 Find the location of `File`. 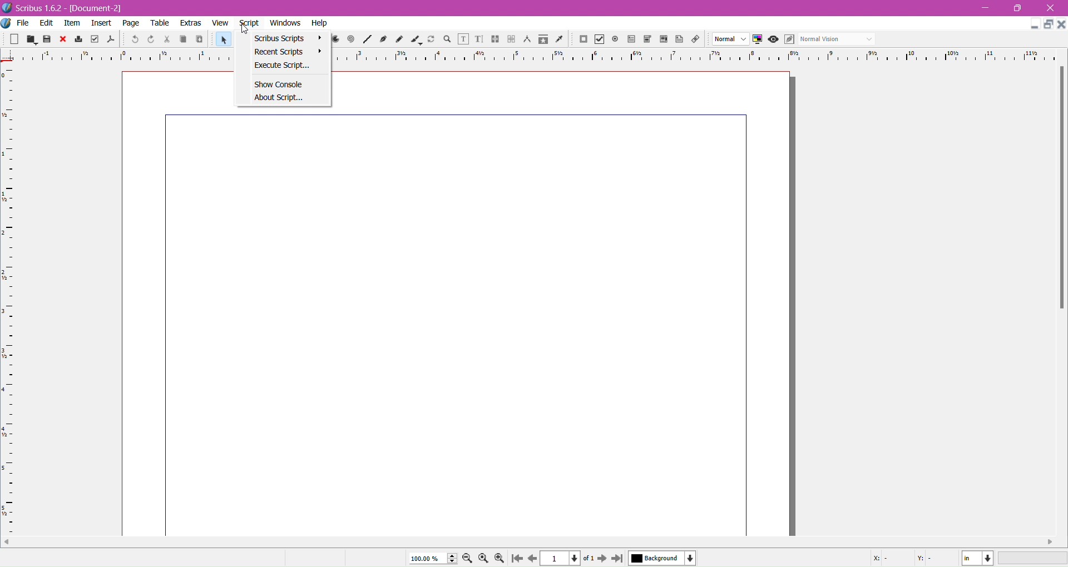

File is located at coordinates (24, 23).